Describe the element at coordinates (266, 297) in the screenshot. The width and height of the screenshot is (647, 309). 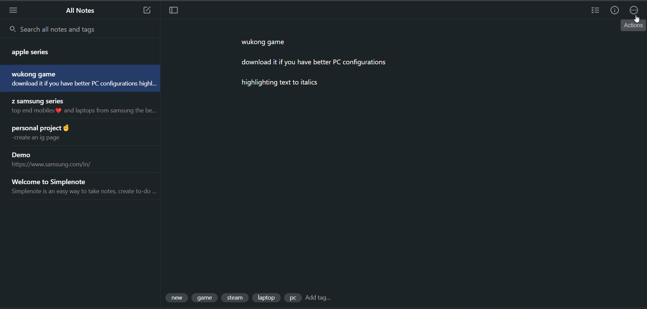
I see `tag 4` at that location.